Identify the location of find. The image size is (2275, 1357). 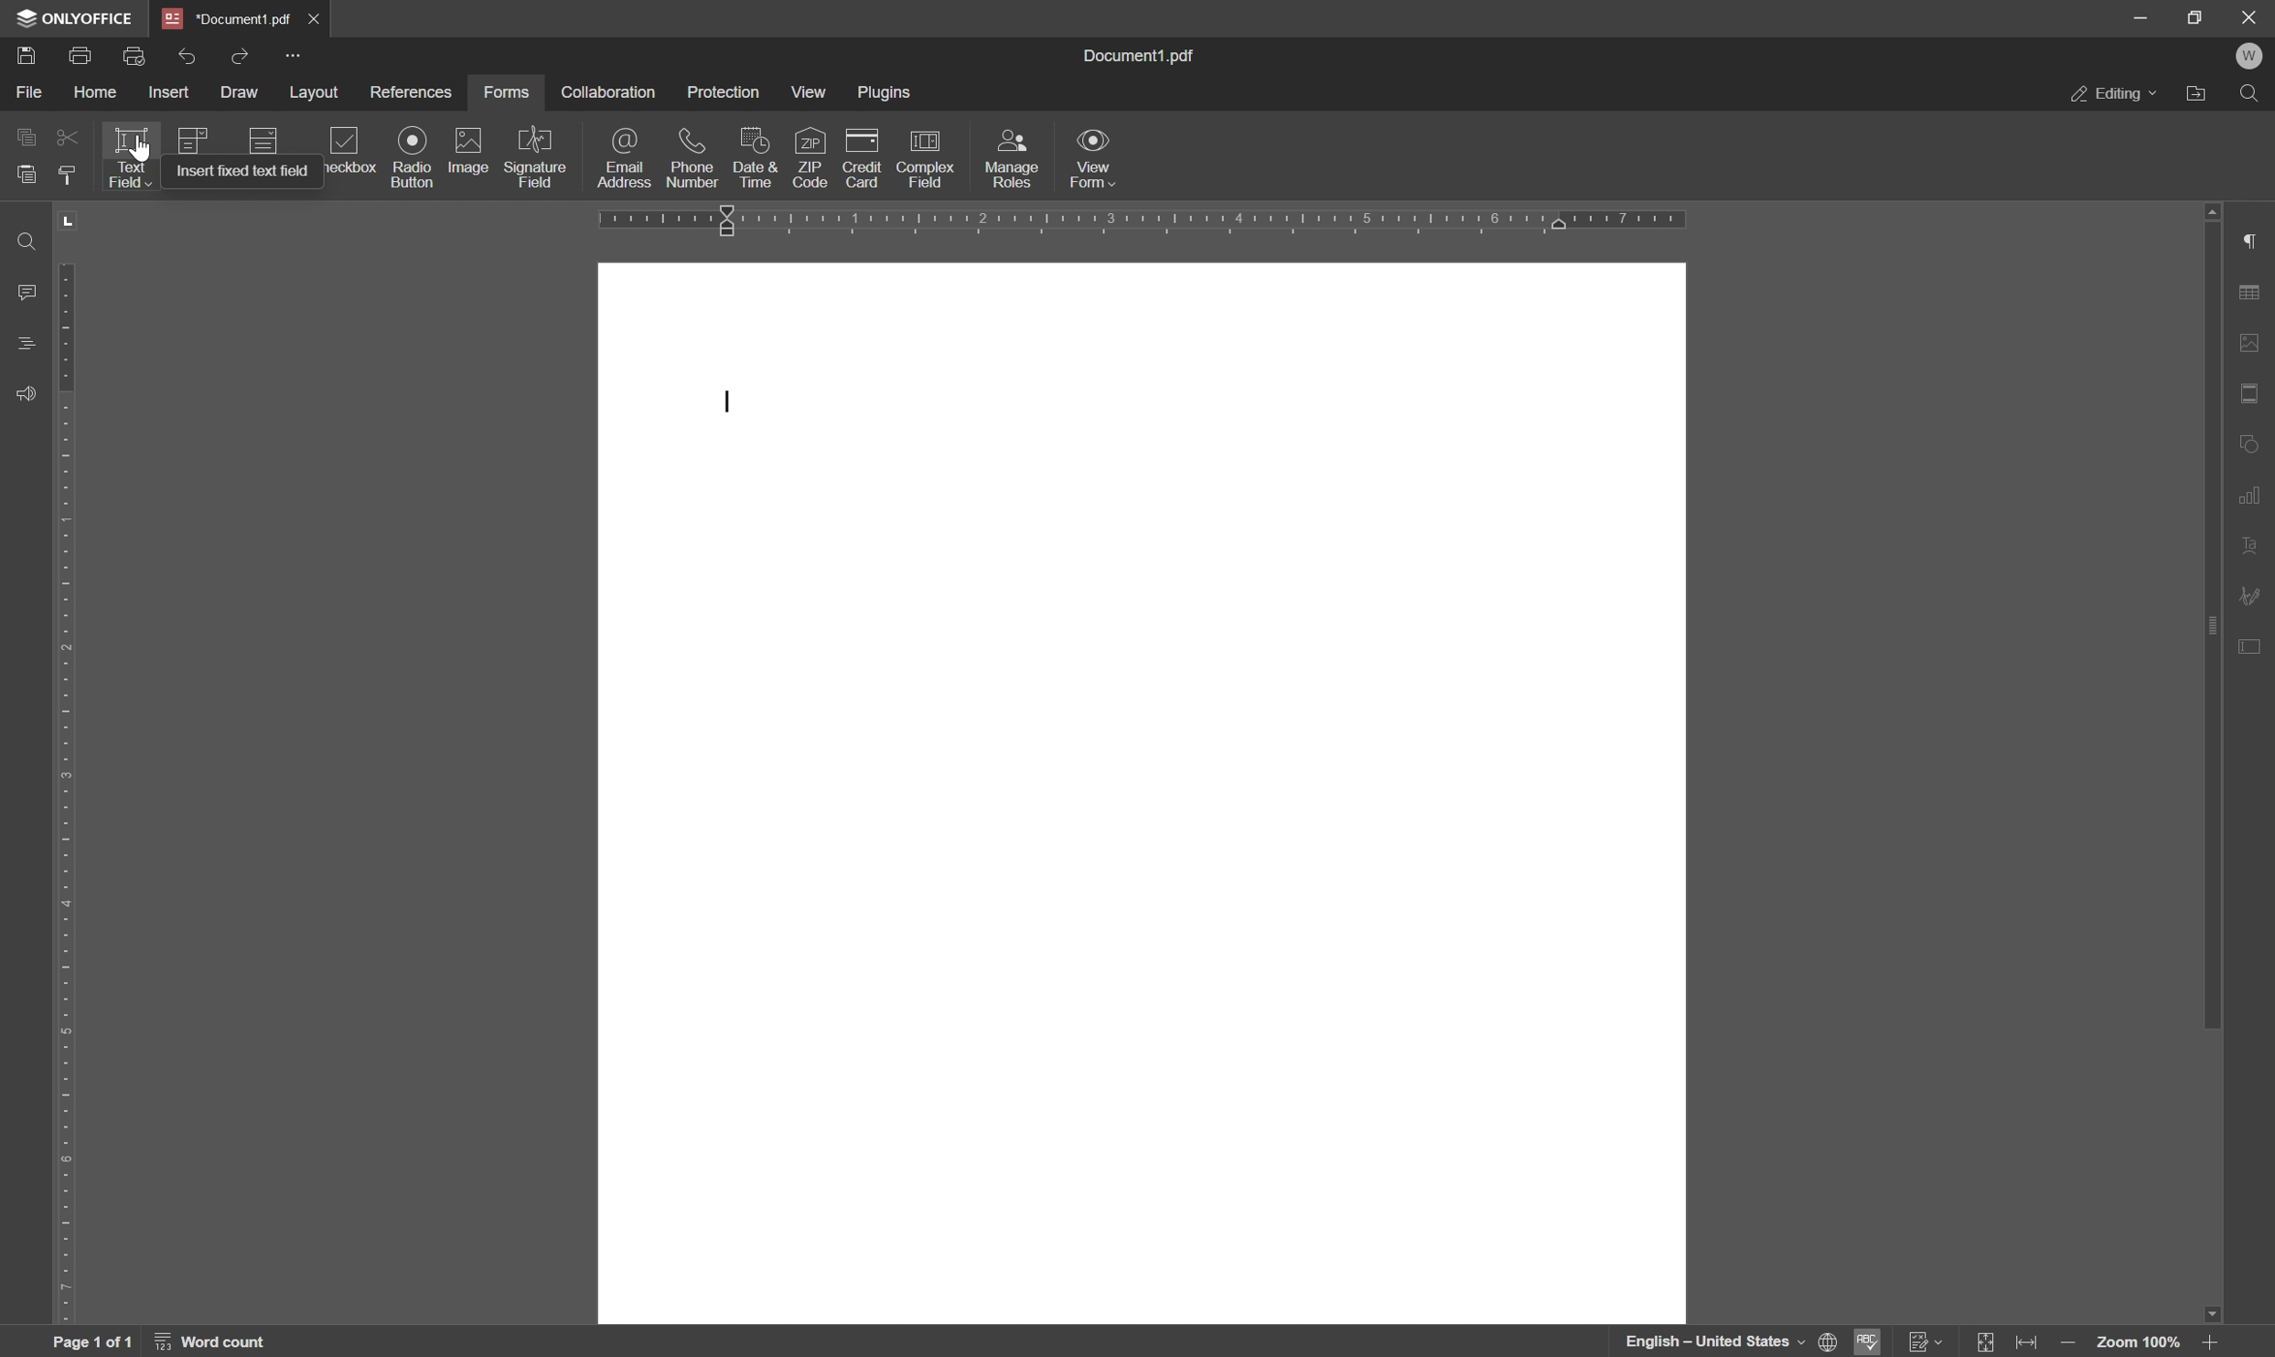
(24, 237).